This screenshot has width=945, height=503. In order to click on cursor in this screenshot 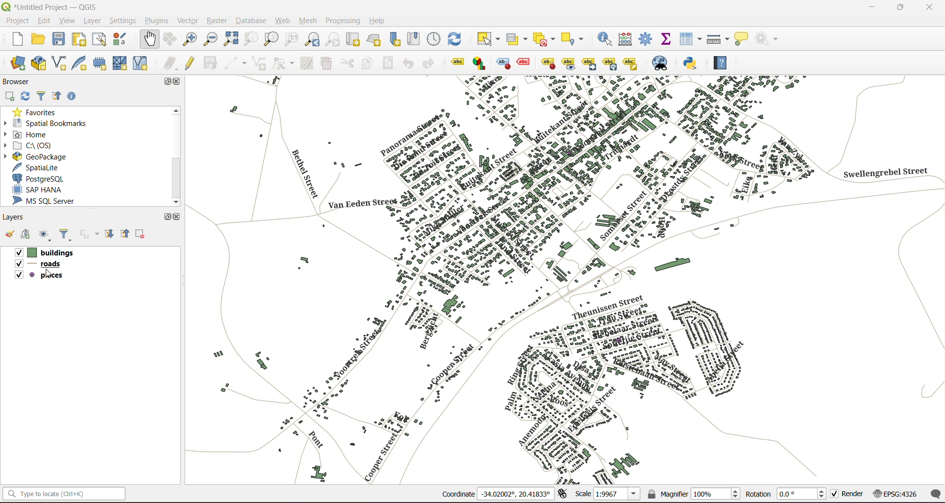, I will do `click(51, 274)`.